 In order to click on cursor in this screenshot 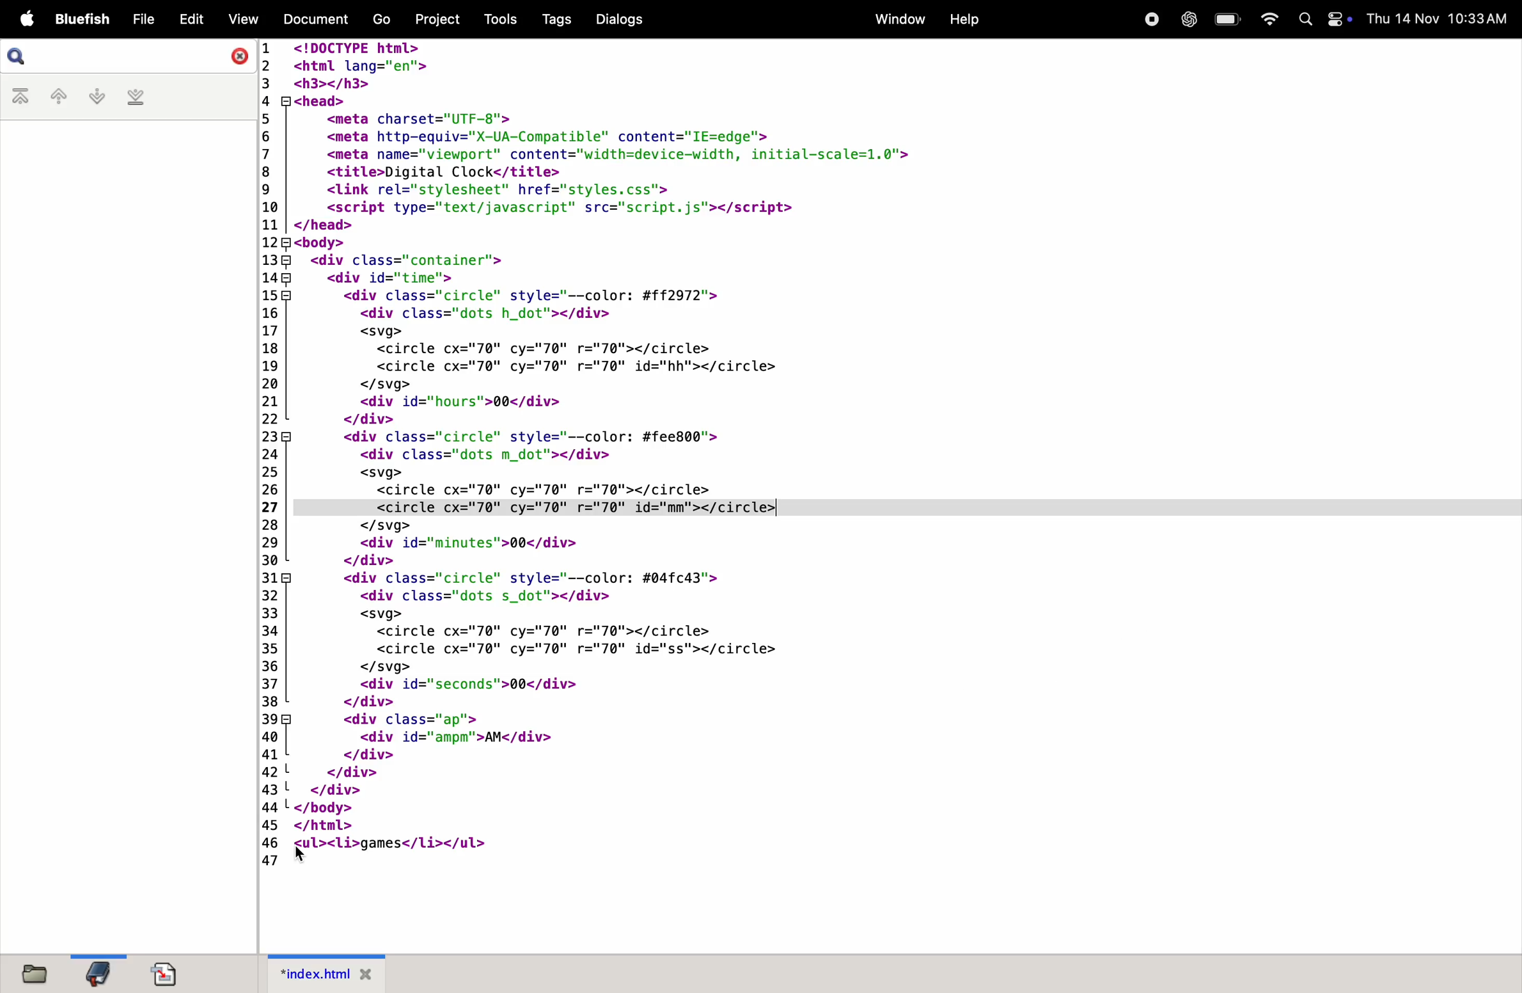, I will do `click(302, 852)`.